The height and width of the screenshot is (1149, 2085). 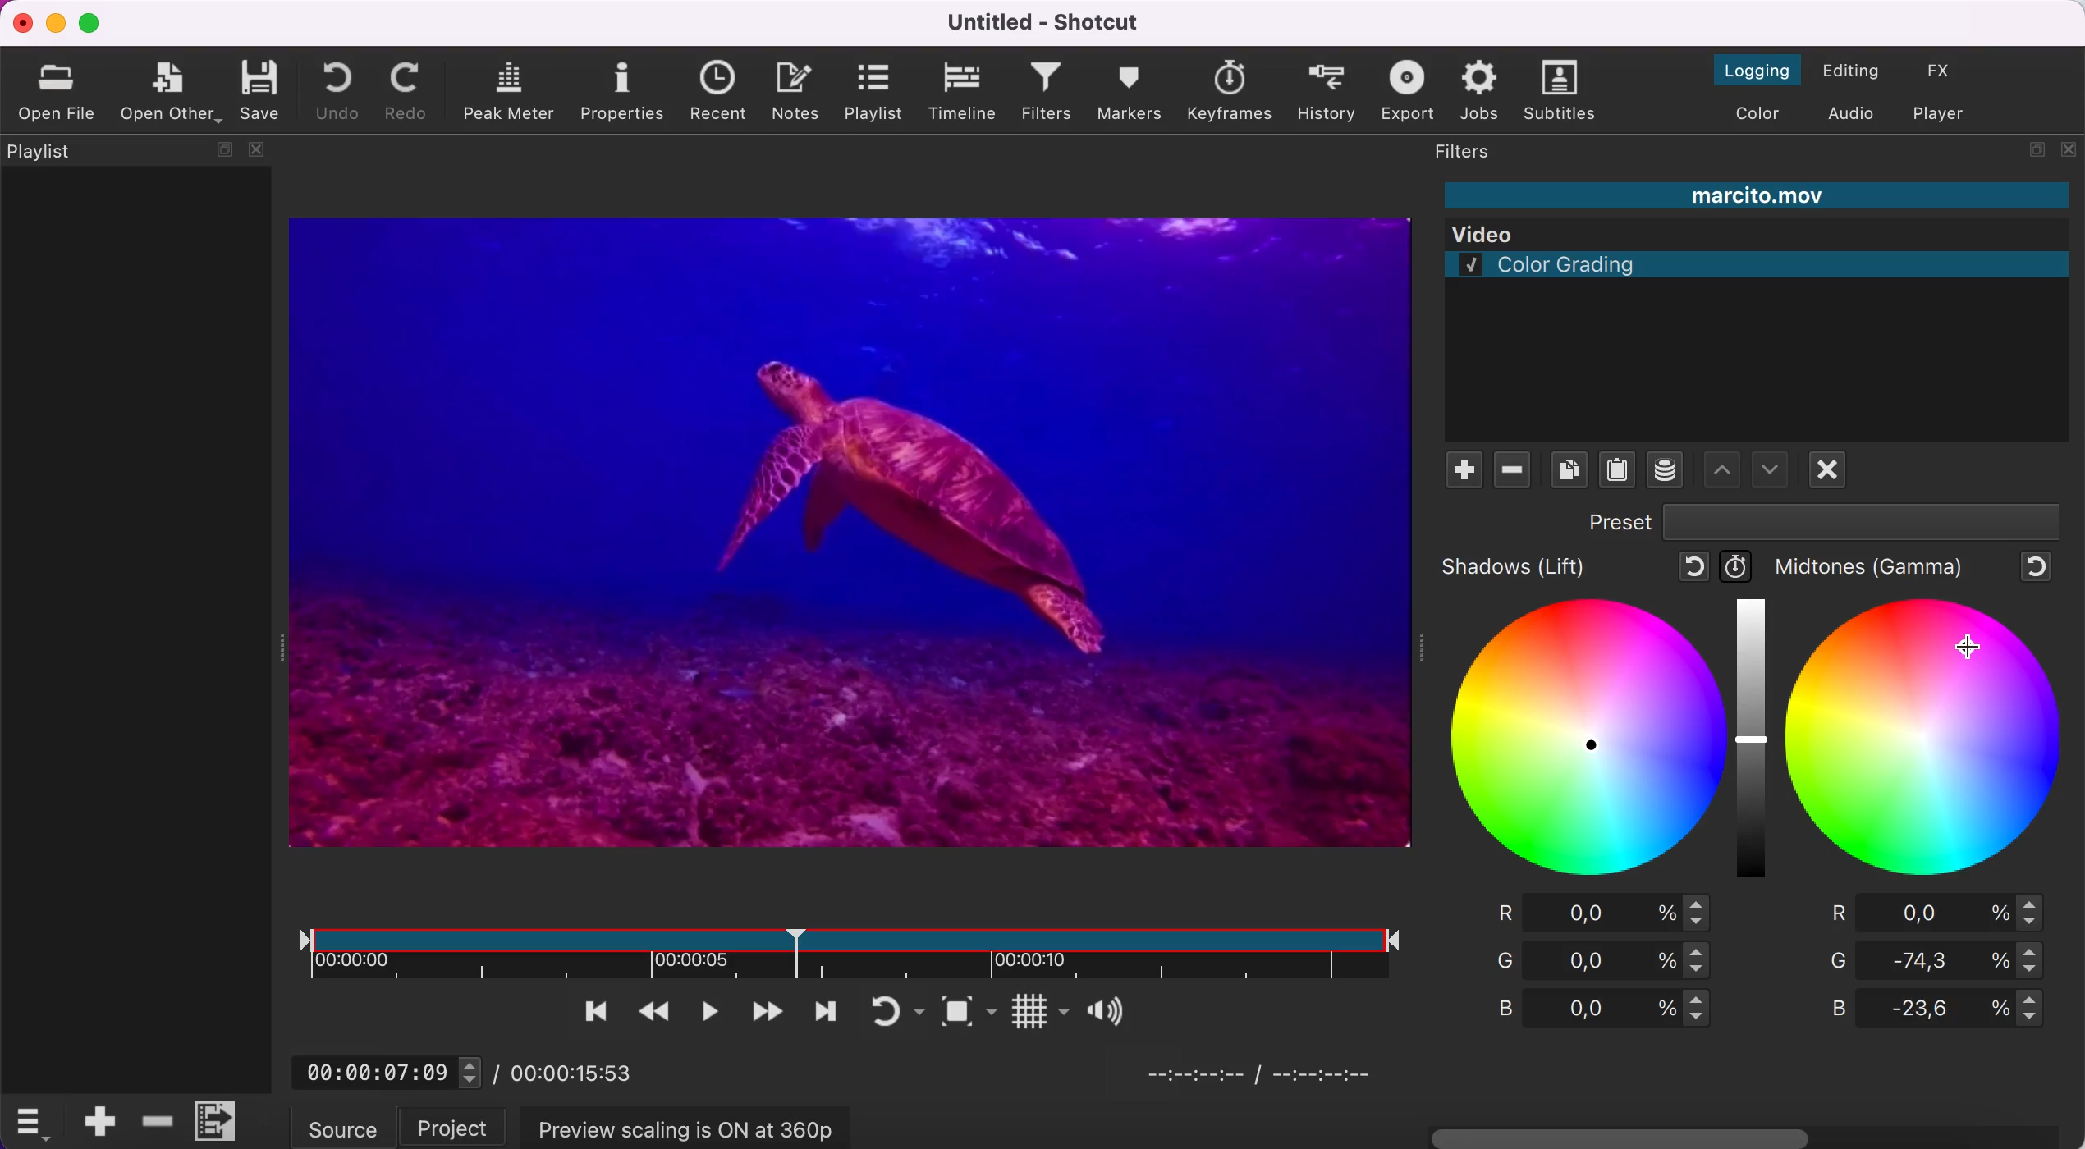 I want to click on timelime options, so click(x=34, y=1123).